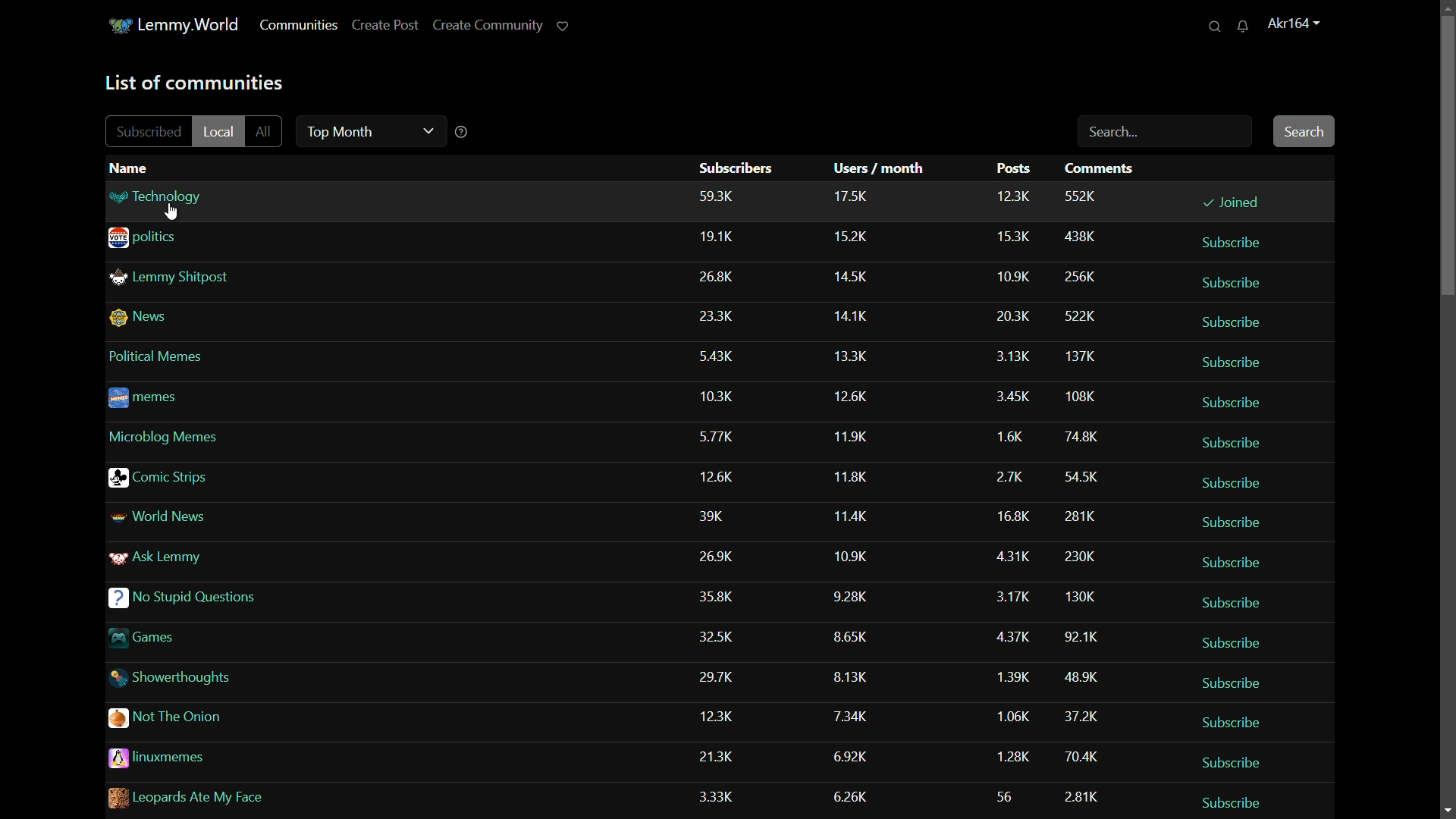 The width and height of the screenshot is (1456, 819). What do you see at coordinates (720, 500) in the screenshot?
I see `subscribers` at bounding box center [720, 500].